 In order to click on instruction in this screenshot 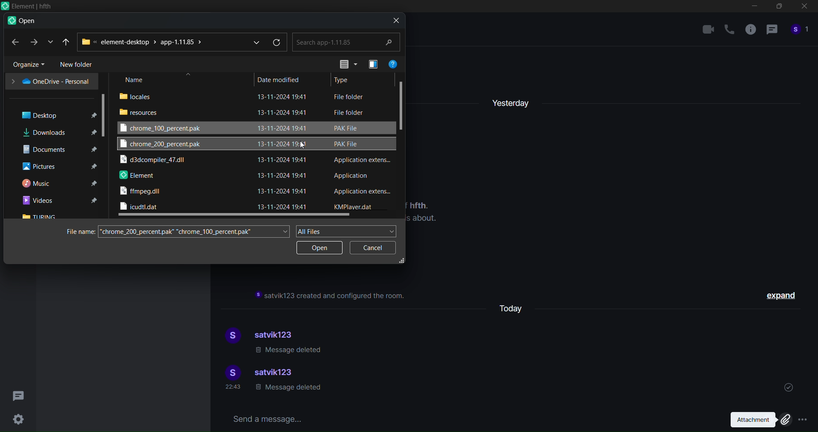, I will do `click(331, 296)`.